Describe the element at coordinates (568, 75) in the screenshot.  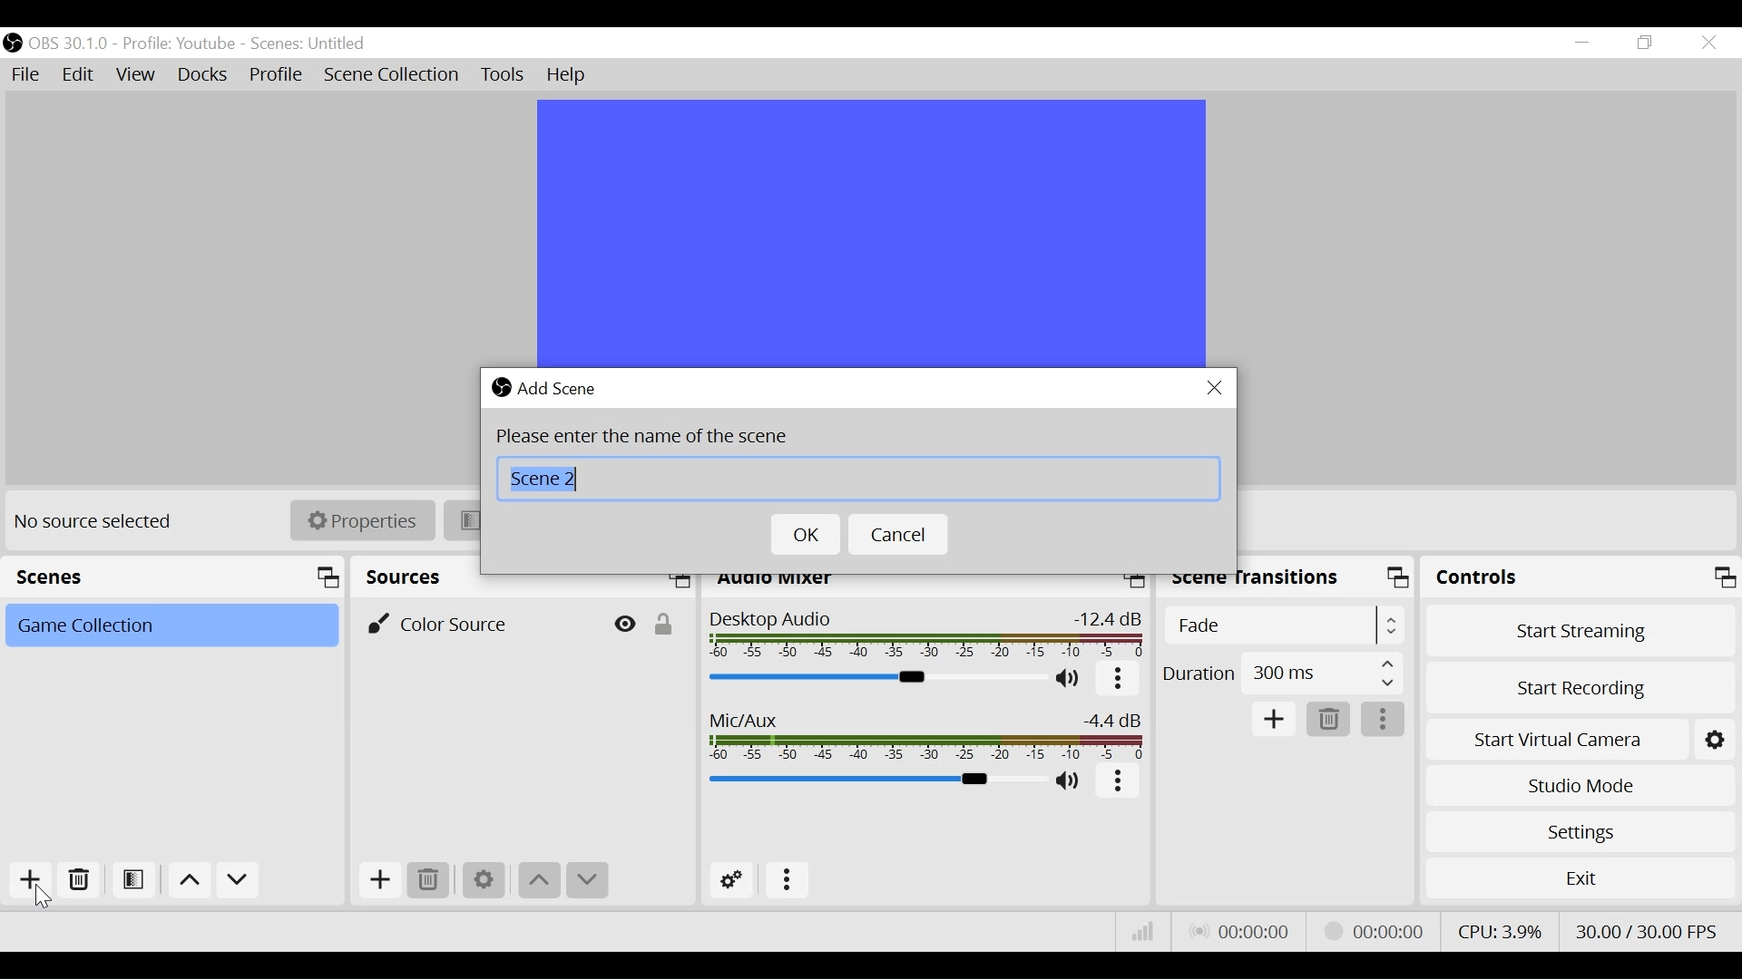
I see `Help` at that location.